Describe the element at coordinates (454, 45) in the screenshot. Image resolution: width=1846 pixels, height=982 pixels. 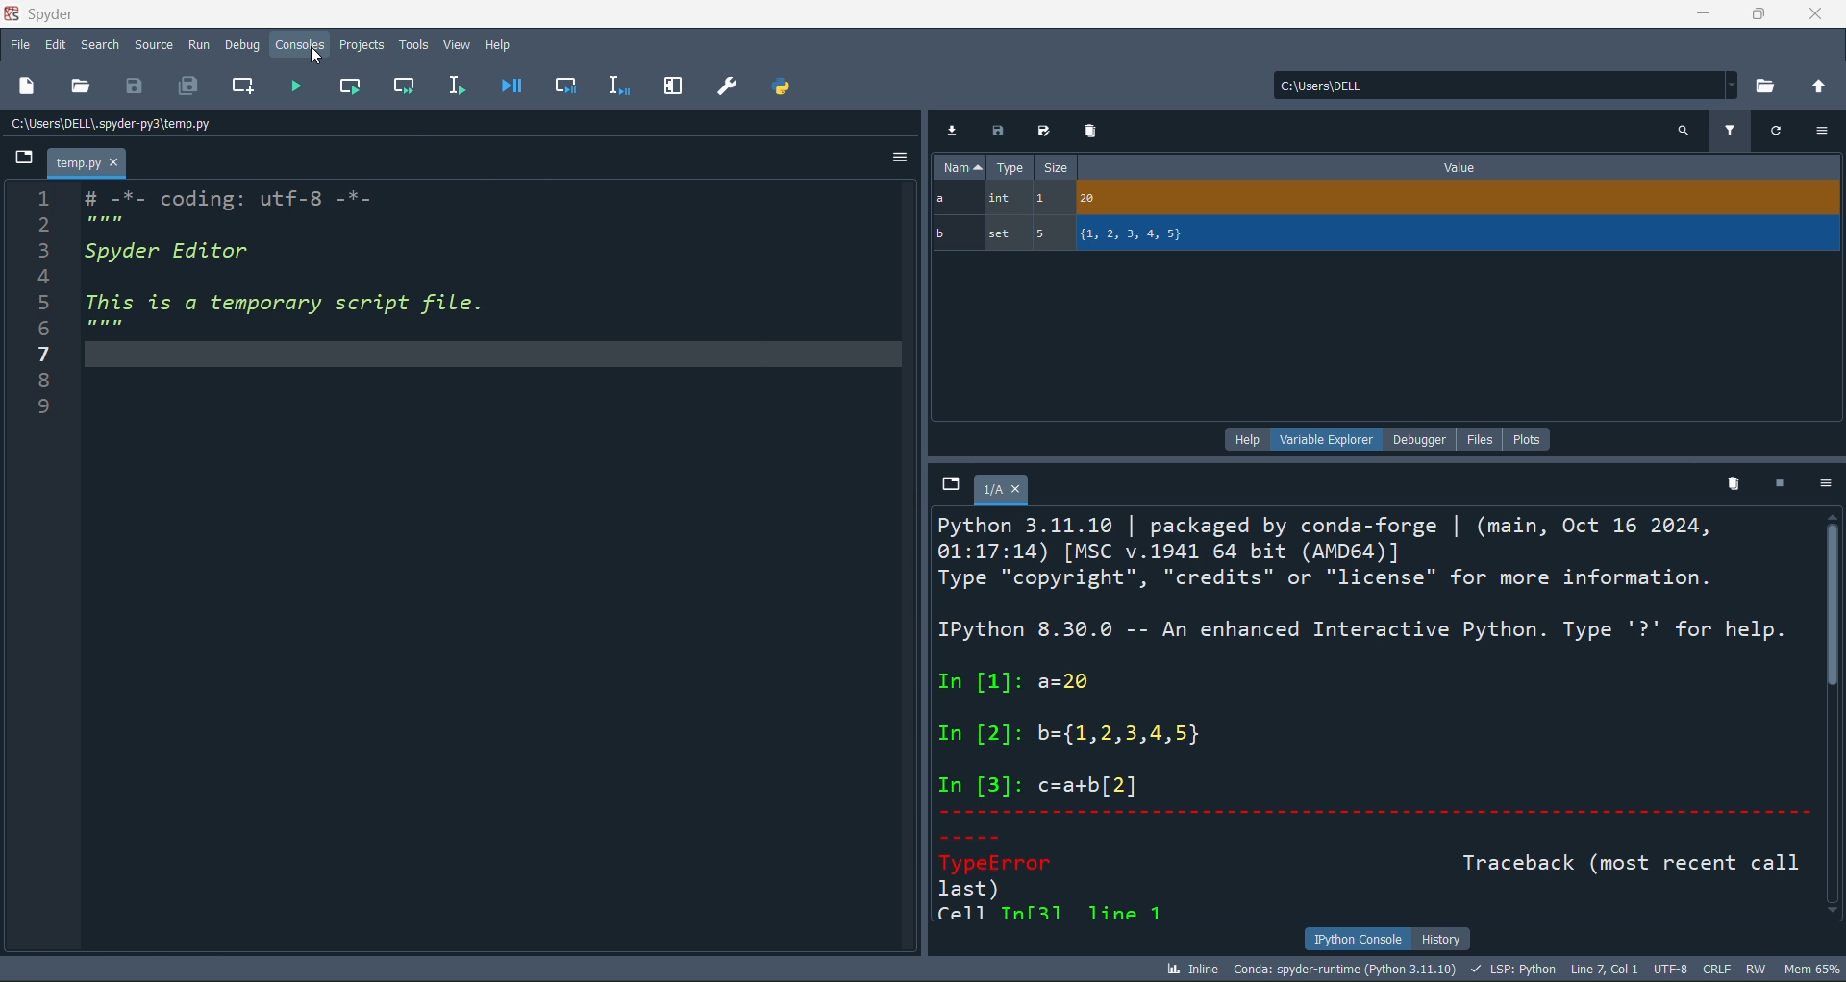
I see `View` at that location.